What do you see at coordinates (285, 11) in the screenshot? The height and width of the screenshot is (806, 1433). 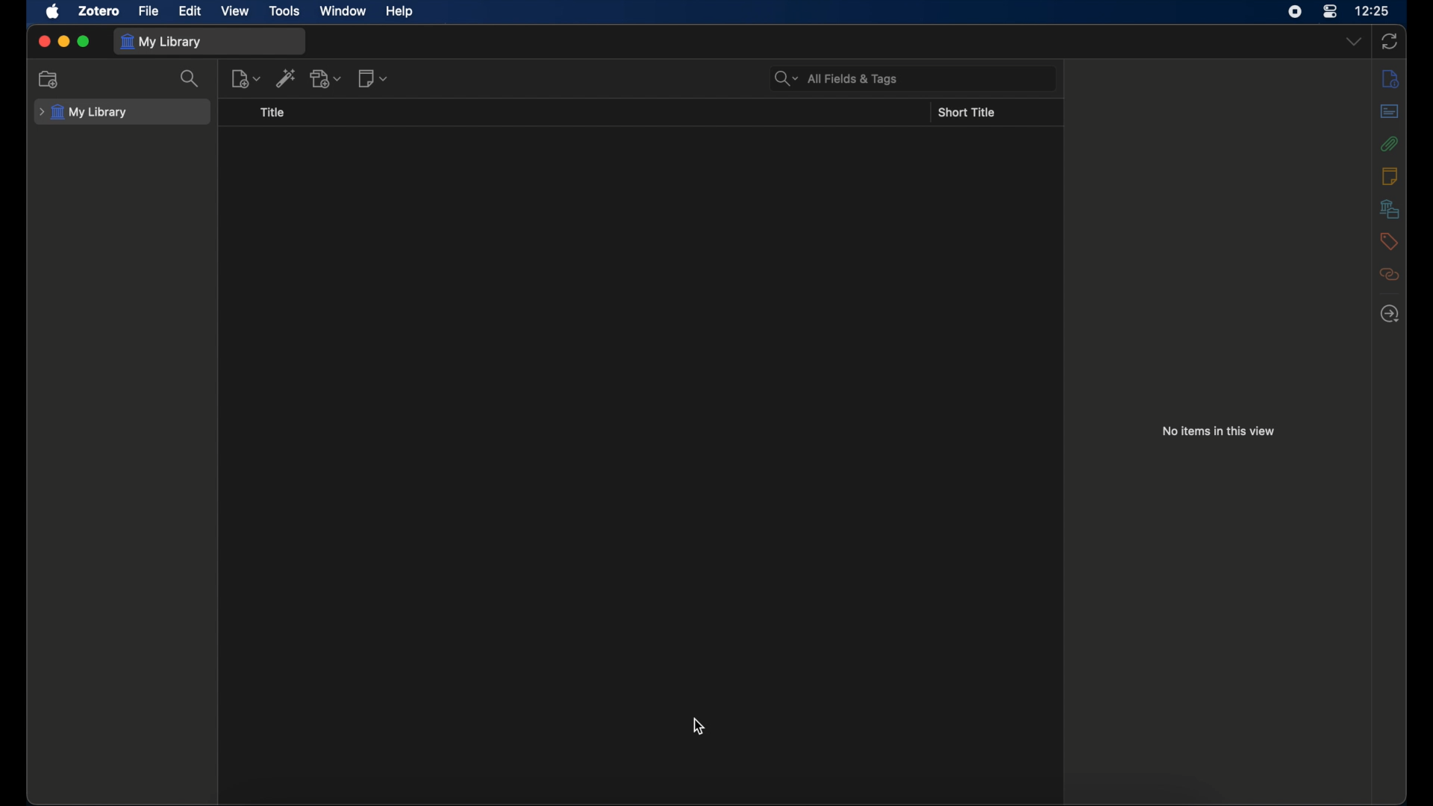 I see `tools` at bounding box center [285, 11].